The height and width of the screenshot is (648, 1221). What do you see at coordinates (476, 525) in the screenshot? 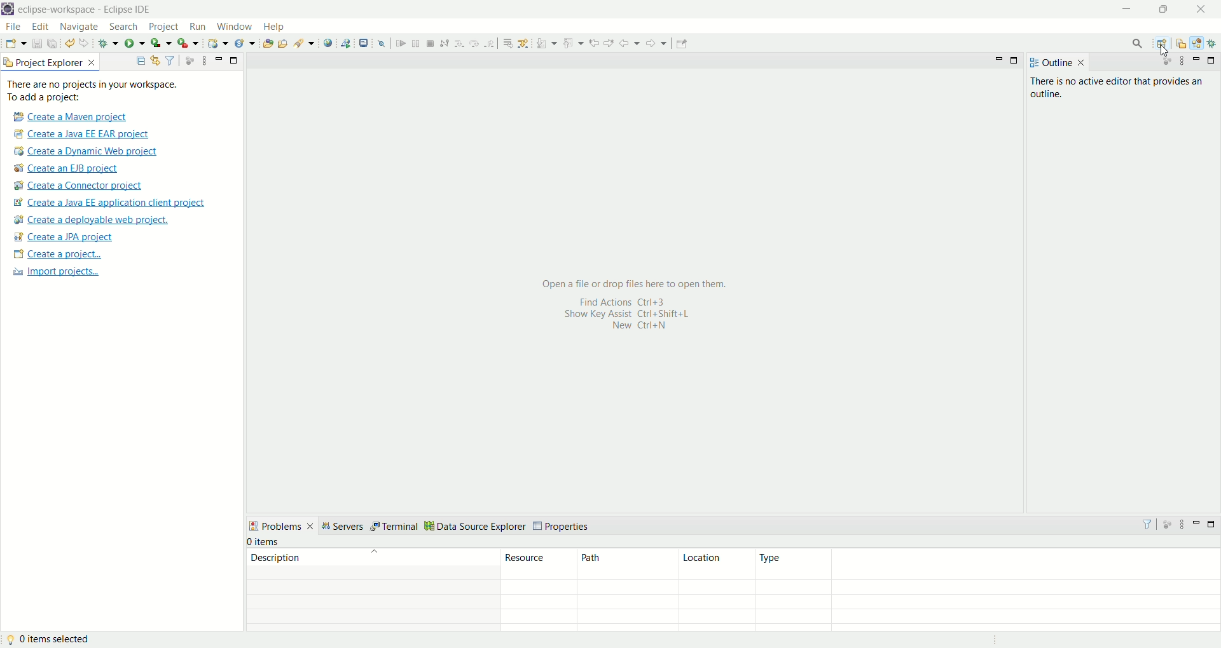
I see `data source explorer` at bounding box center [476, 525].